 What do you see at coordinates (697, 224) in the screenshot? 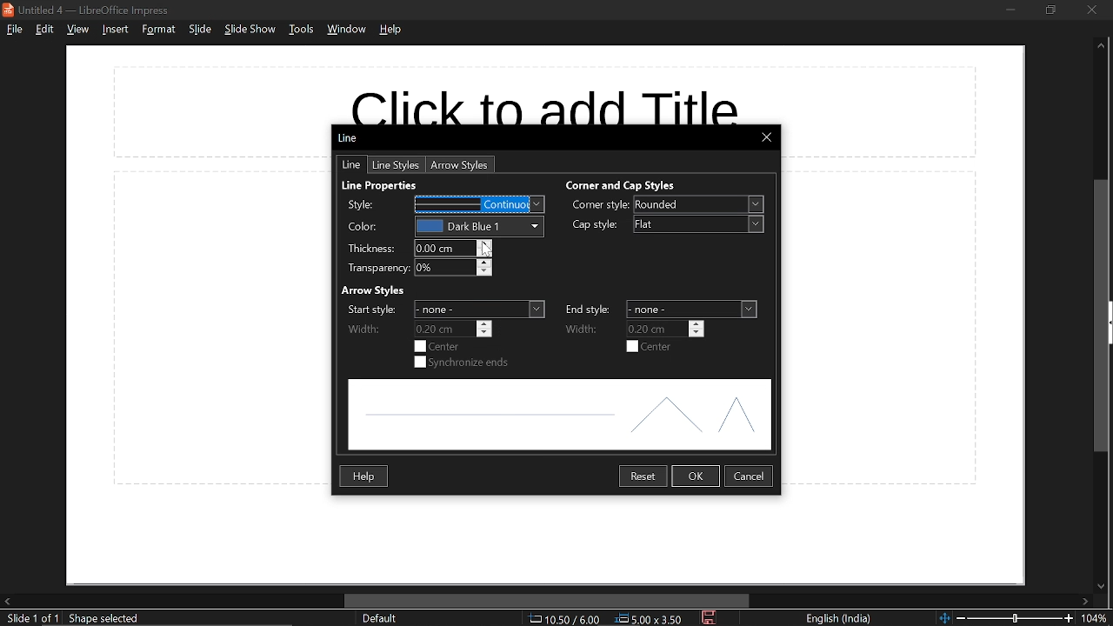
I see `cap style` at bounding box center [697, 224].